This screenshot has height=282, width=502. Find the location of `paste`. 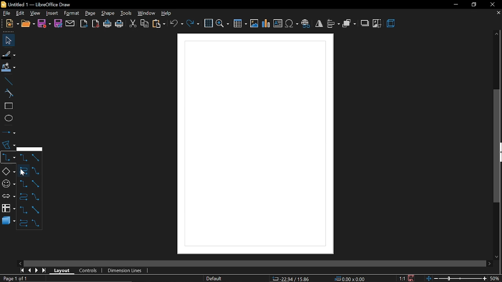

paste is located at coordinates (158, 24).